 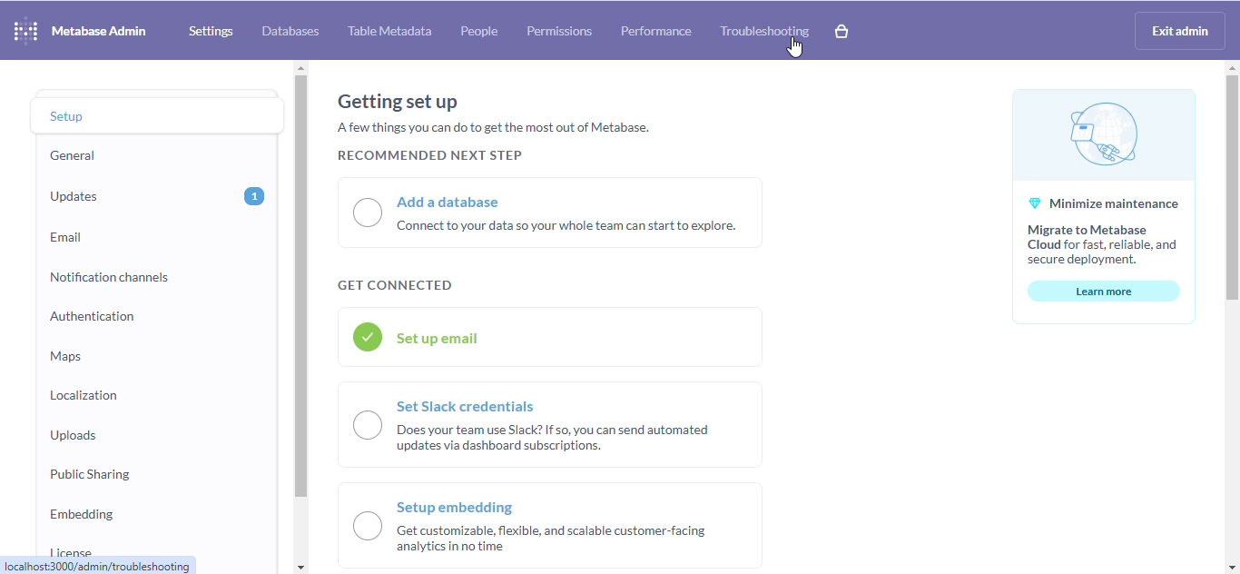 I want to click on maps, so click(x=66, y=355).